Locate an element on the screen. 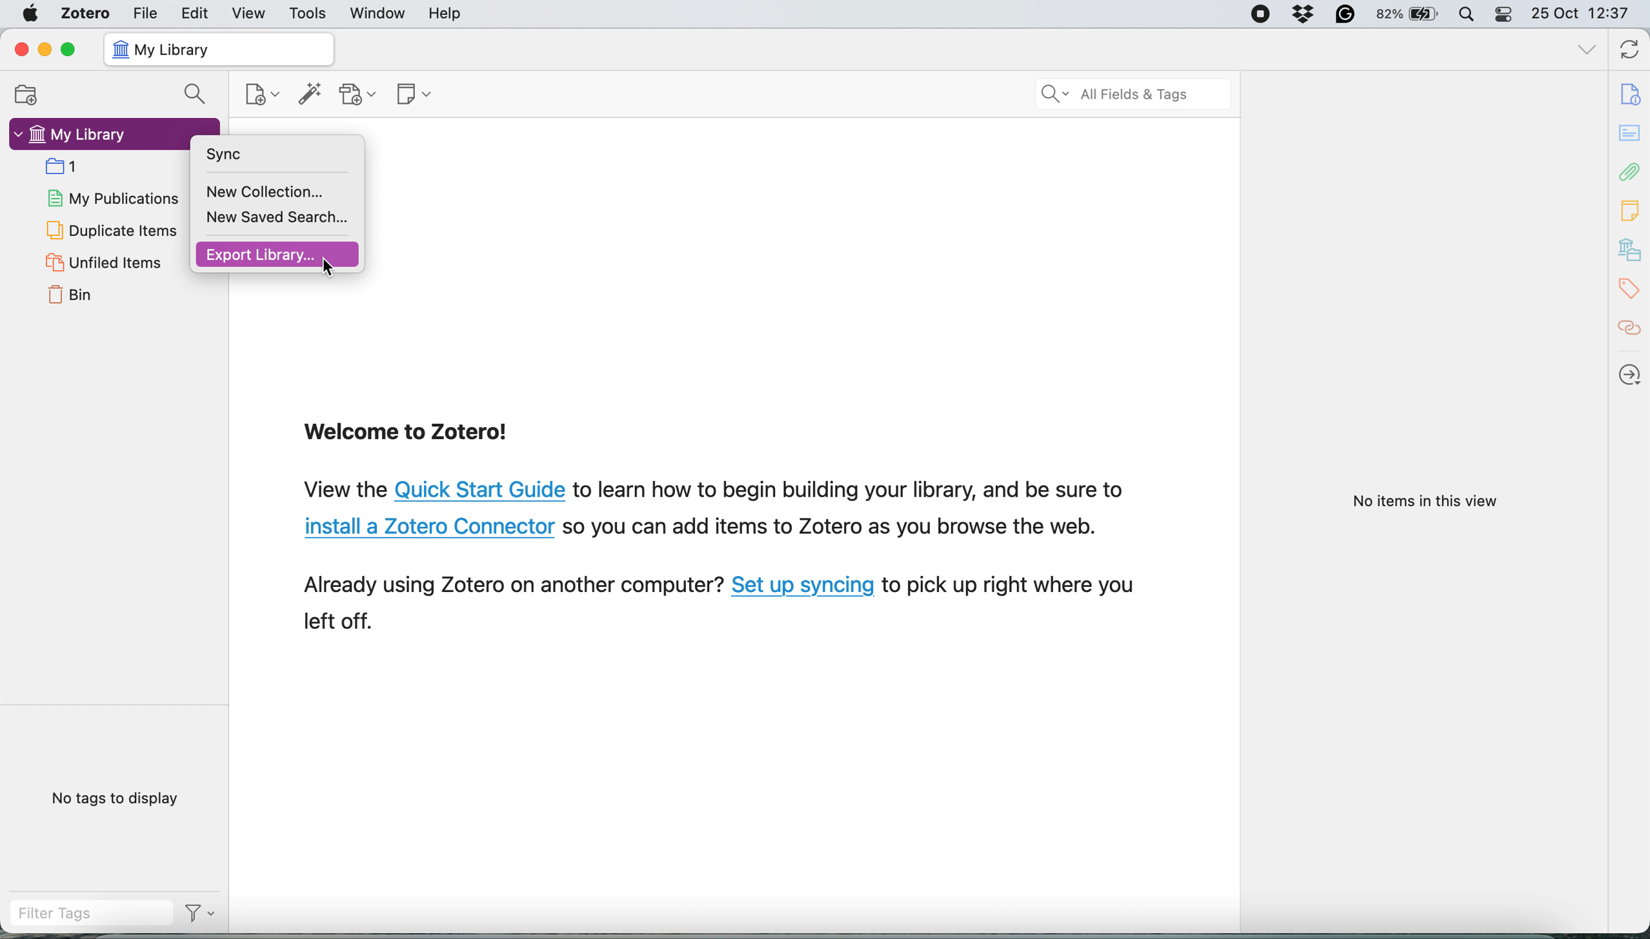 This screenshot has height=939, width=1650. Welcome to Zotero! is located at coordinates (416, 433).